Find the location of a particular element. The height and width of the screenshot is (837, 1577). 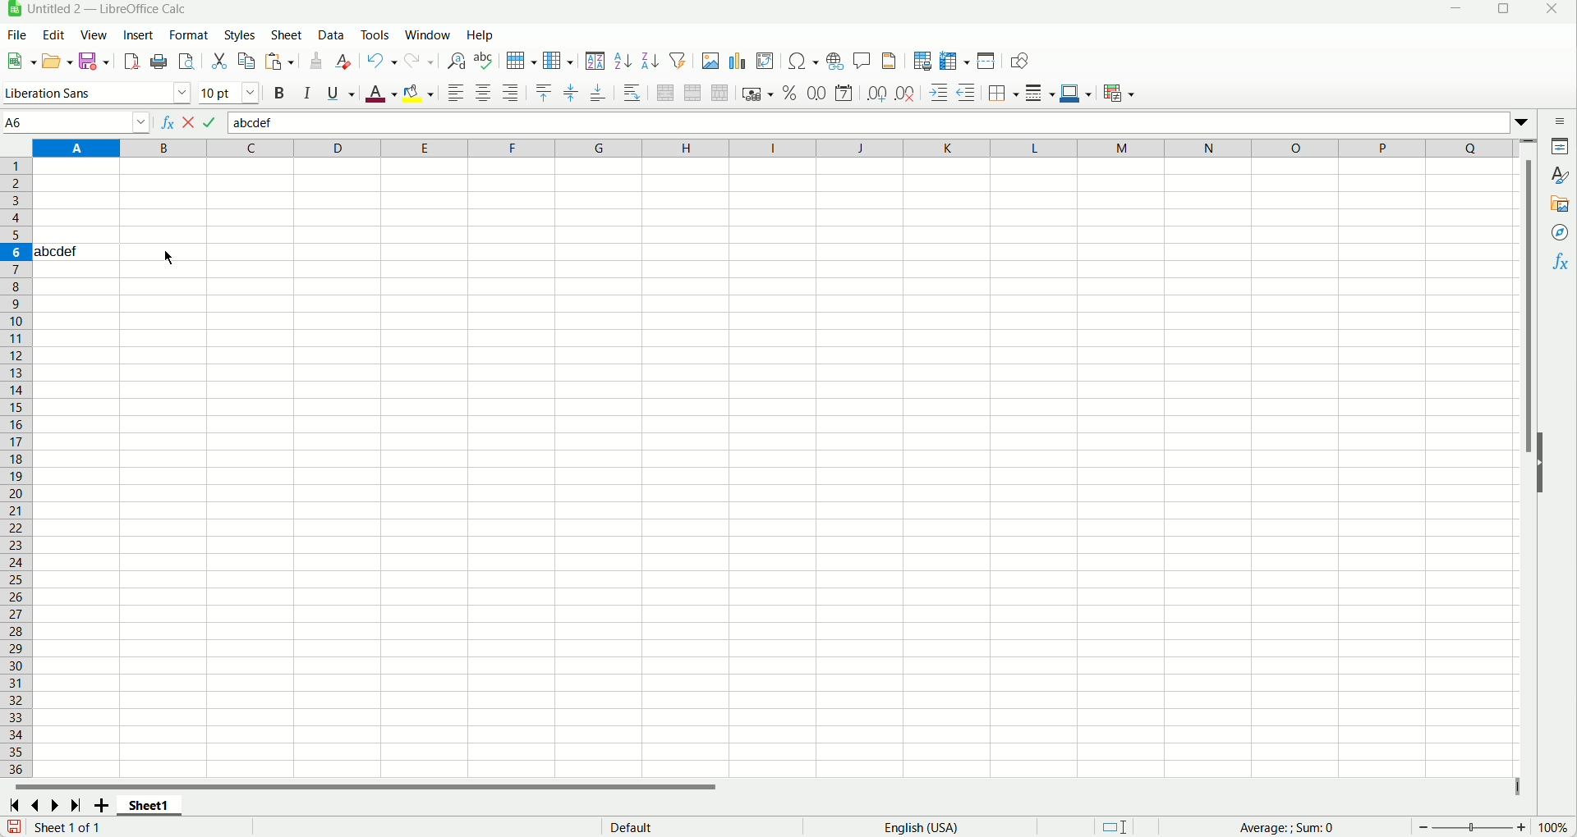

edit is located at coordinates (53, 35).